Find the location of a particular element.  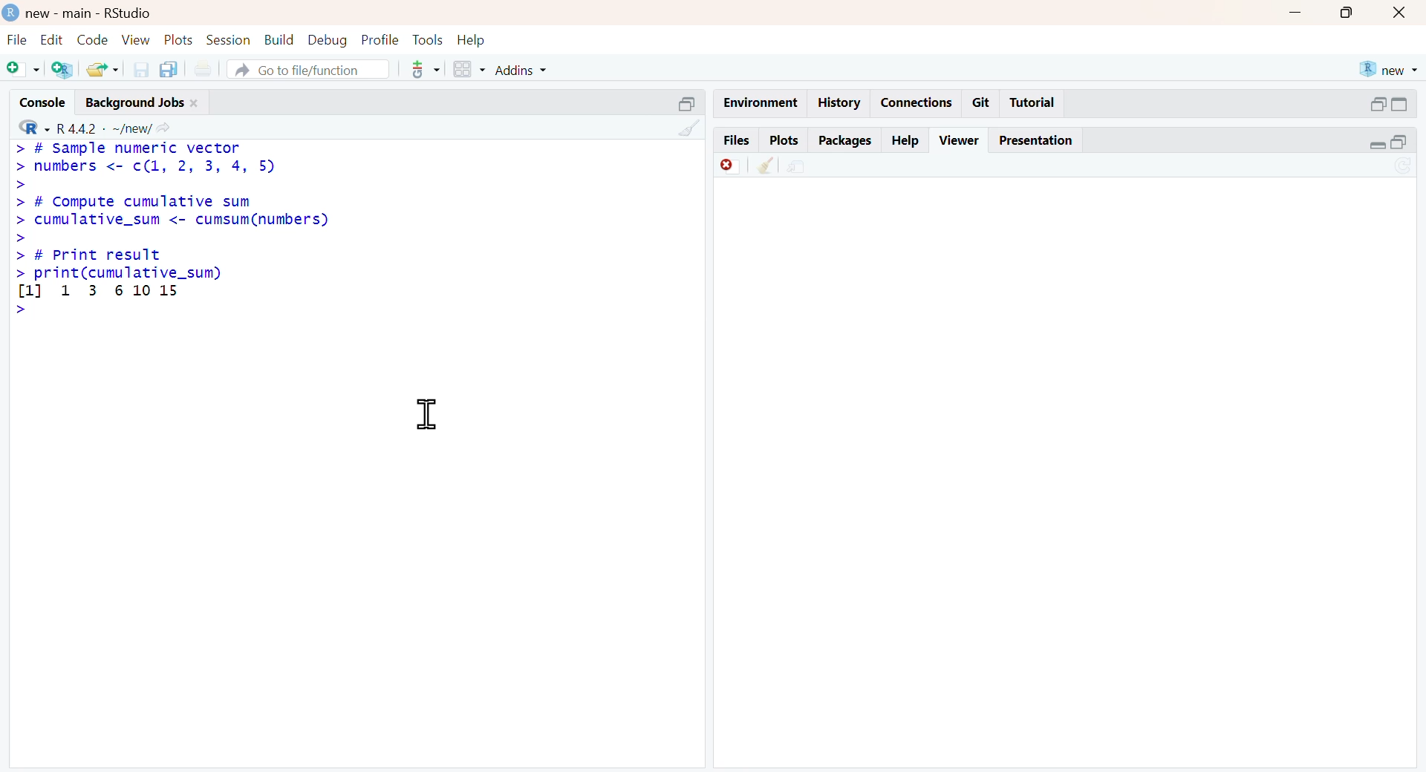

expand/collapse is located at coordinates (1376, 145).